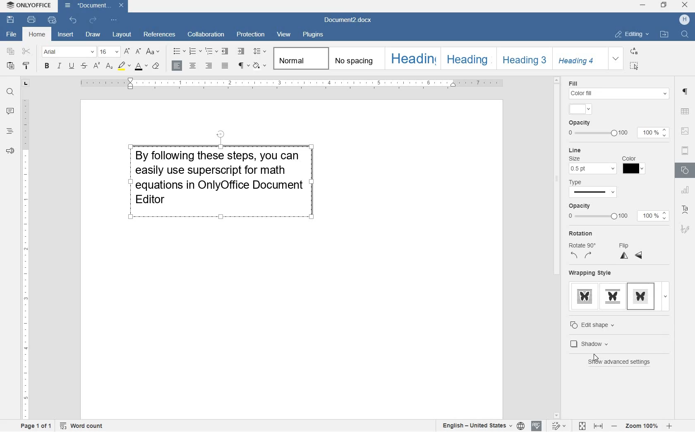  I want to click on text art, so click(685, 211).